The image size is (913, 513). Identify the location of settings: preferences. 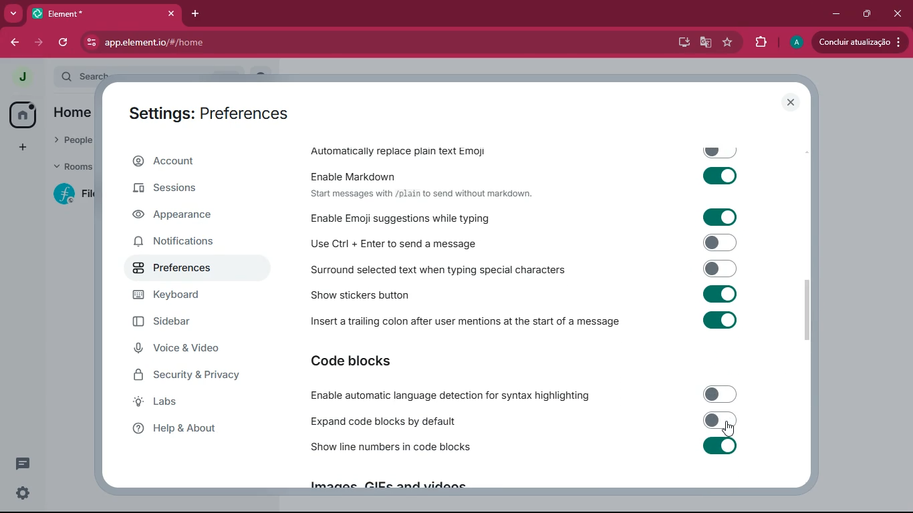
(209, 112).